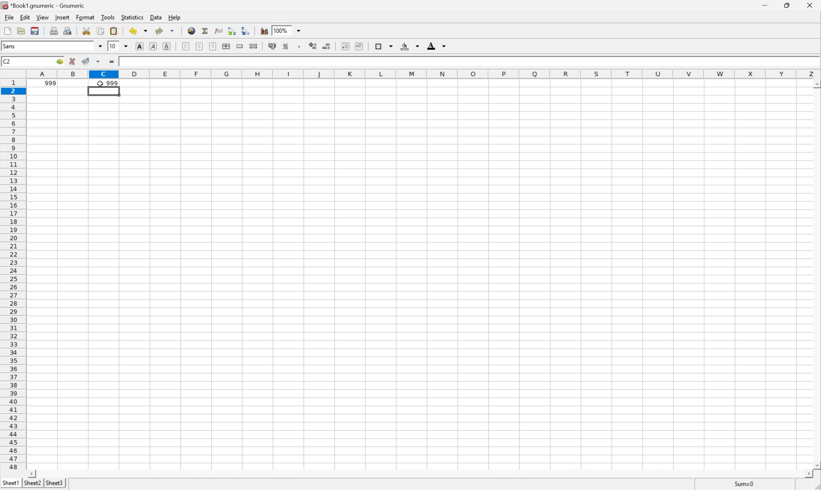 The width and height of the screenshot is (821, 490). Describe the element at coordinates (45, 84) in the screenshot. I see `999` at that location.